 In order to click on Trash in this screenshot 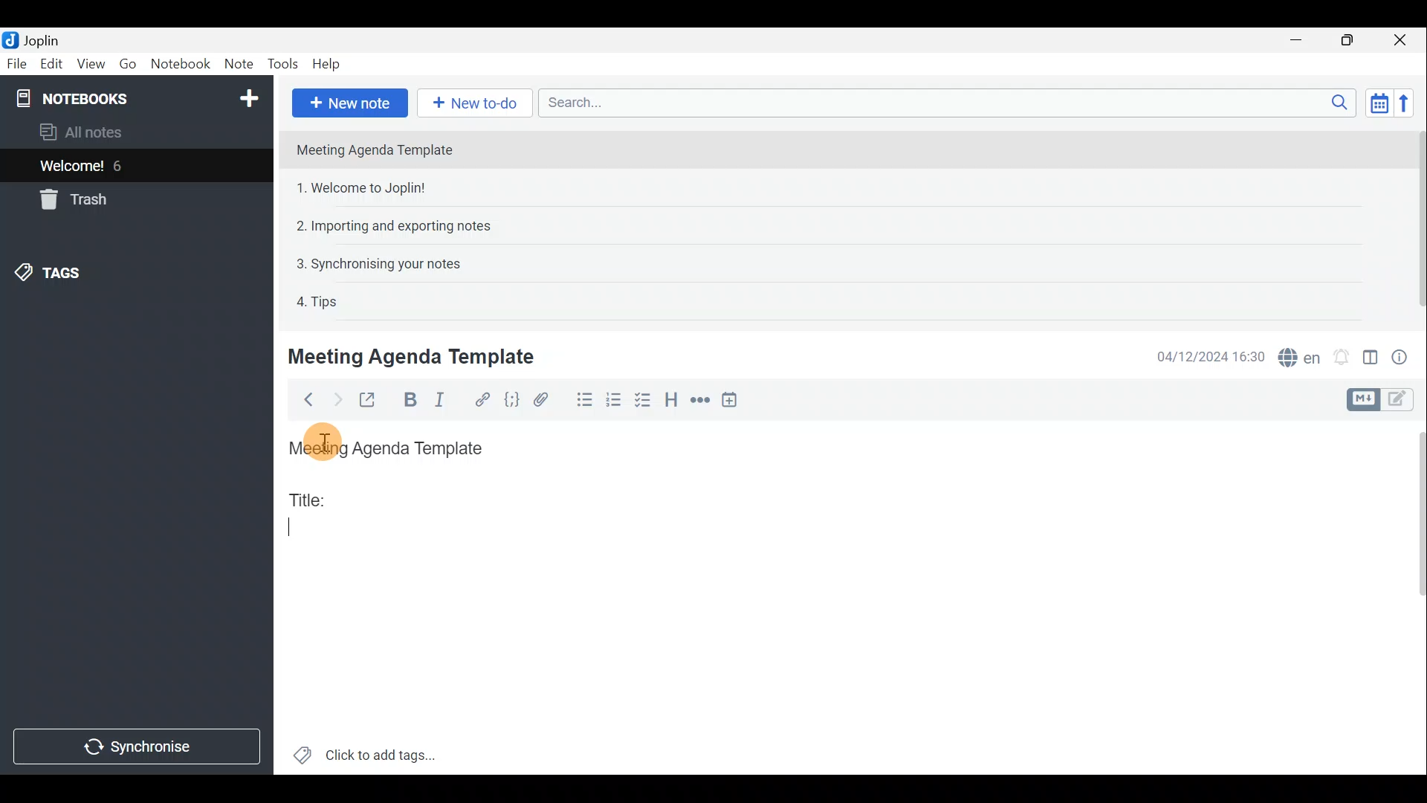, I will do `click(71, 199)`.